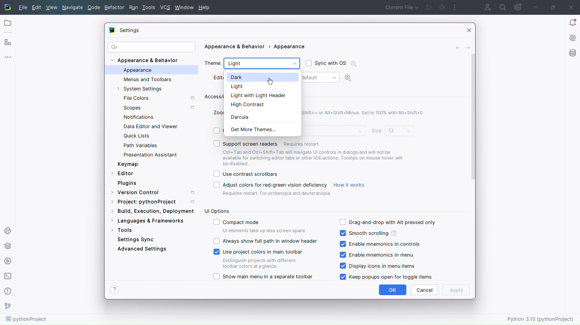 Image resolution: width=580 pixels, height=325 pixels. I want to click on Display icons in menu items, so click(377, 266).